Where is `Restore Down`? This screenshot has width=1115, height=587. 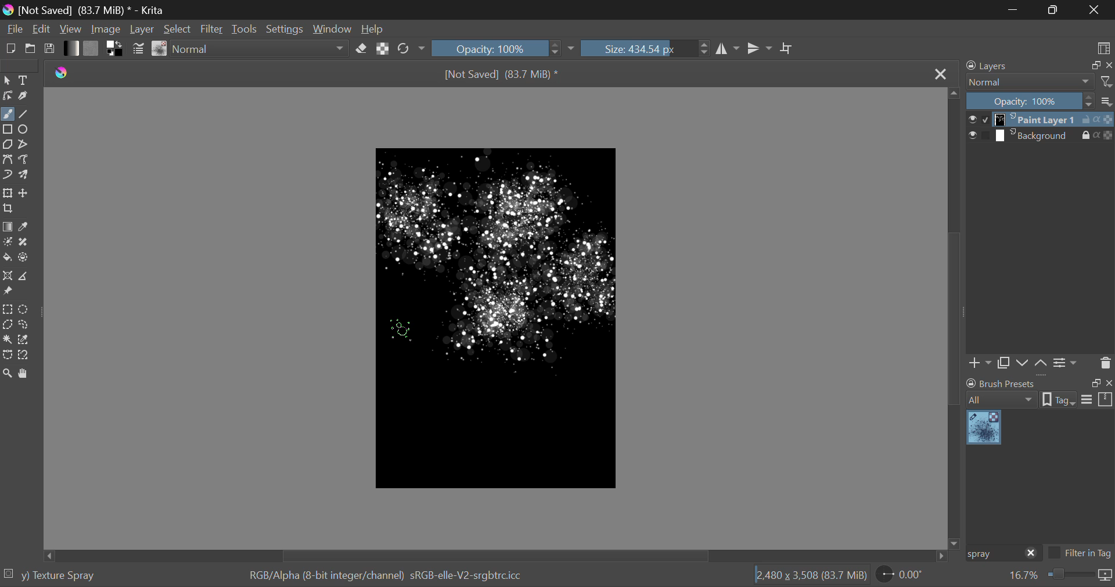 Restore Down is located at coordinates (1016, 9).